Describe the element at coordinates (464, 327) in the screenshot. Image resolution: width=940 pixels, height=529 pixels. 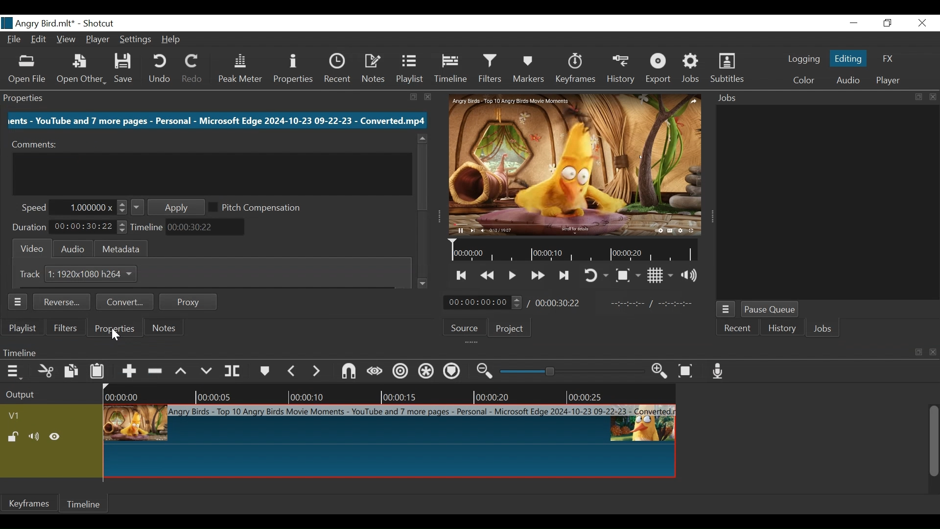
I see `Source` at that location.